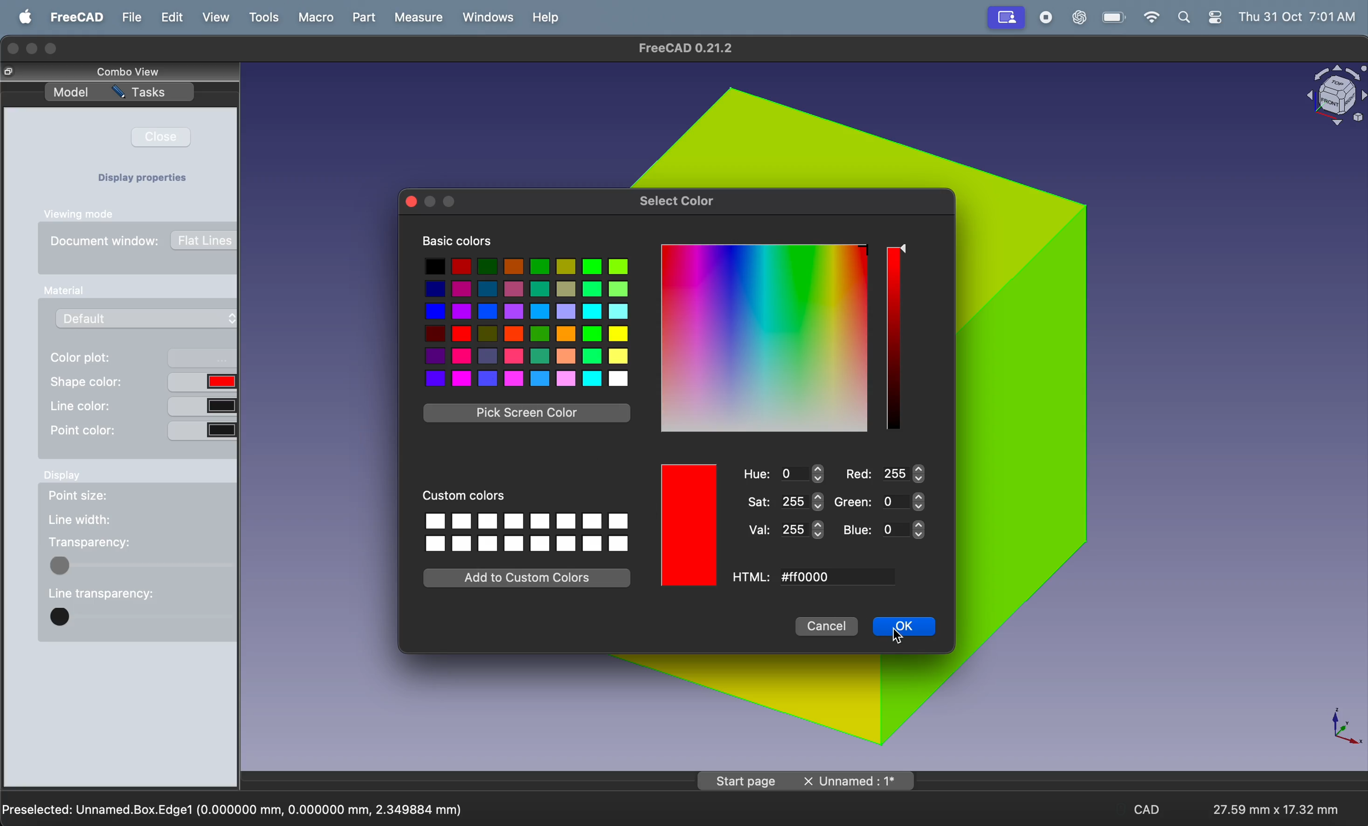 This screenshot has width=1368, height=826. Describe the element at coordinates (13, 47) in the screenshot. I see `closing window` at that location.